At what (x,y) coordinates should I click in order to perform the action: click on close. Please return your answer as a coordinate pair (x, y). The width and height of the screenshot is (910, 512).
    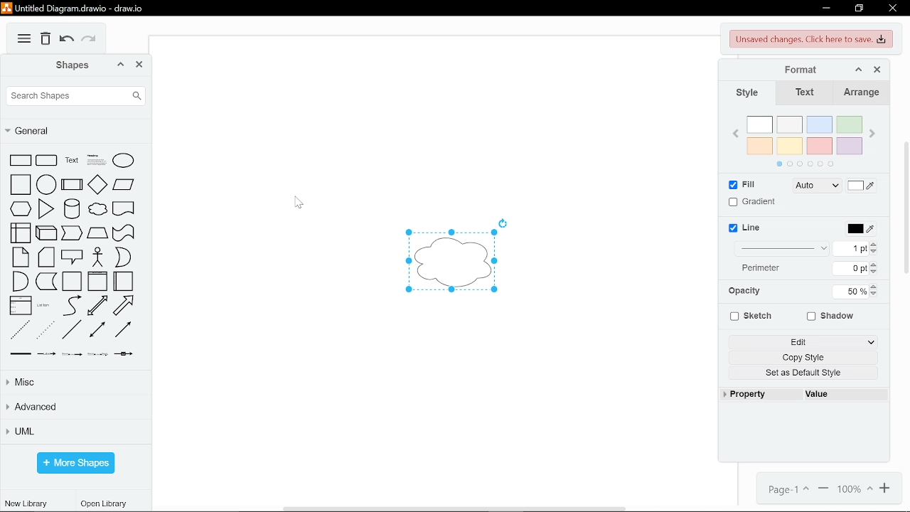
    Looking at the image, I should click on (894, 9).